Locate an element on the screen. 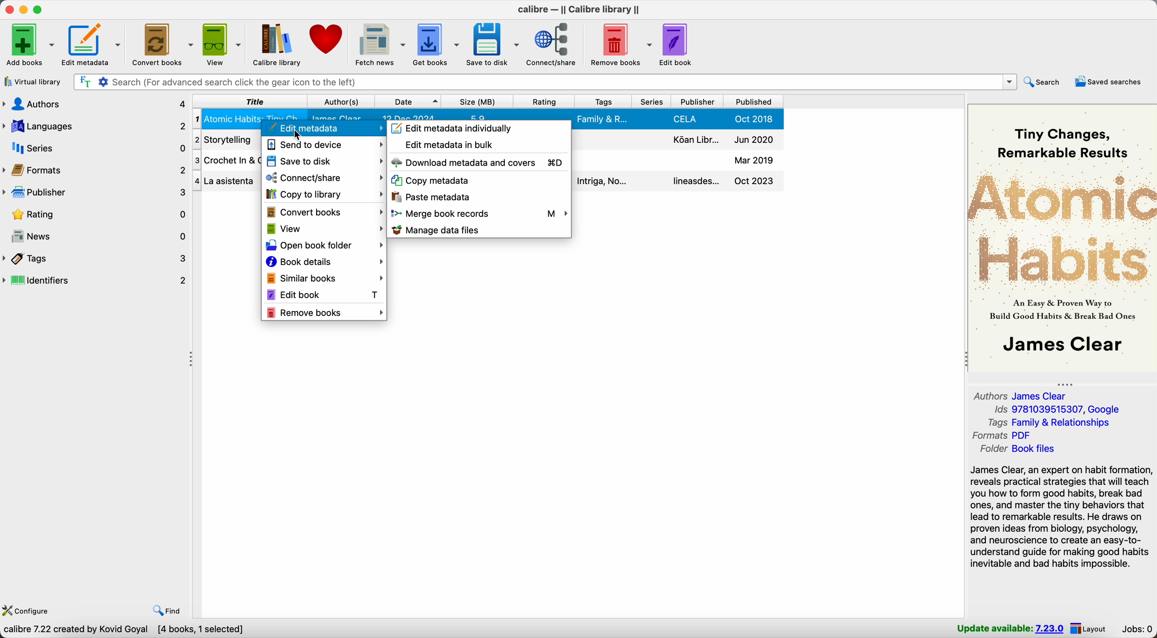  formats is located at coordinates (1002, 435).